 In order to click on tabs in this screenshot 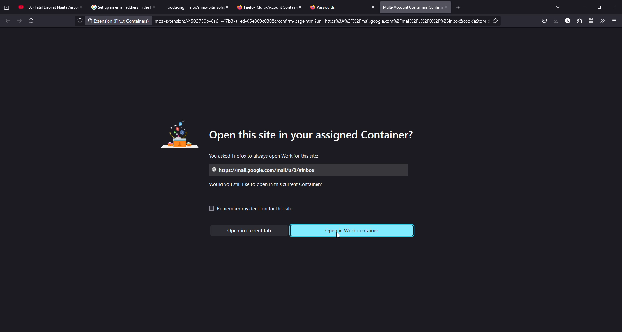, I will do `click(558, 6)`.